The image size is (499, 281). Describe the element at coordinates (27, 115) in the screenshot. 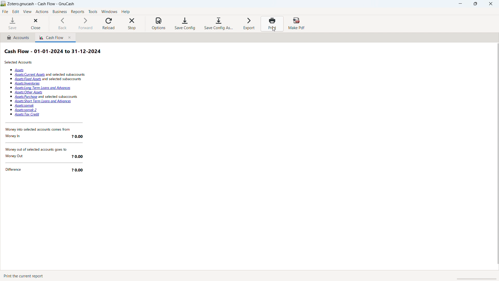

I see `Assets: tax credit` at that location.